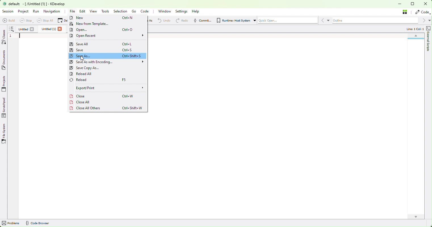 This screenshot has height=227, width=432. Describe the element at coordinates (429, 39) in the screenshot. I see `external scripts` at that location.